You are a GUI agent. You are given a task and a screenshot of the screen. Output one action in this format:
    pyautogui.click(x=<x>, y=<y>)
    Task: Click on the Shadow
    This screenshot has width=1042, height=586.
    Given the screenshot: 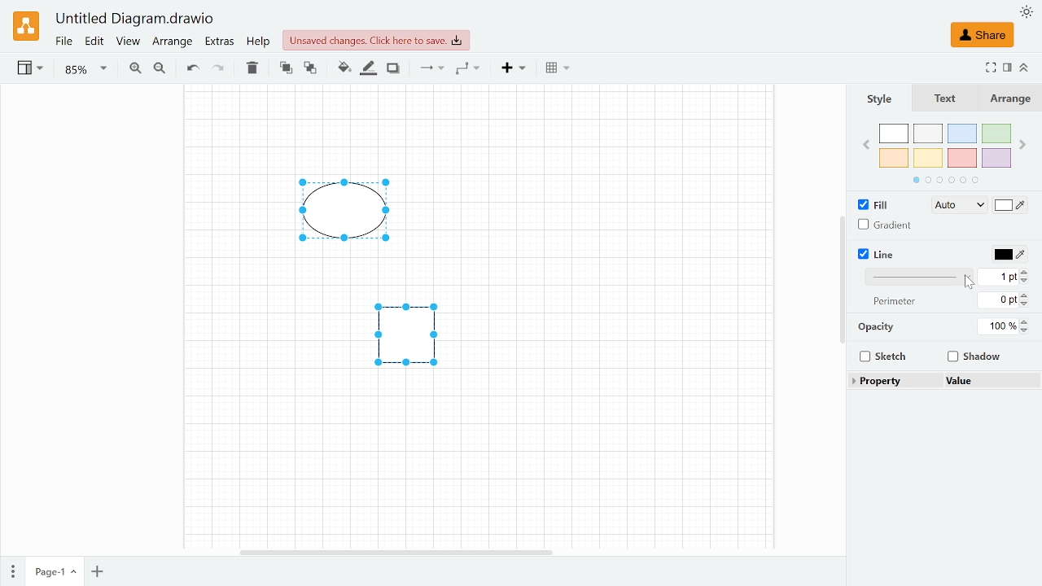 What is the action you would take?
    pyautogui.click(x=393, y=69)
    